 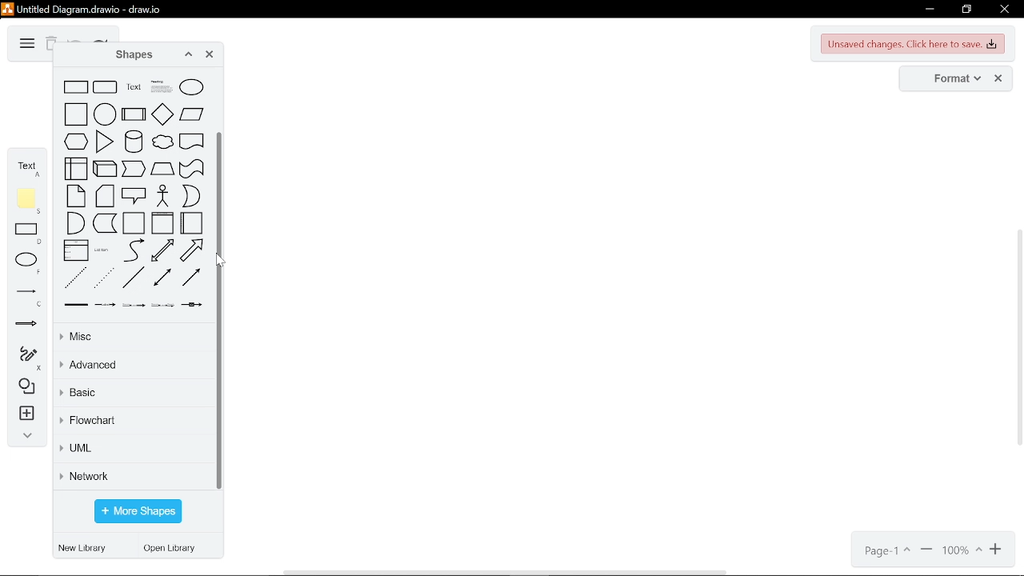 I want to click on freehand, so click(x=24, y=358).